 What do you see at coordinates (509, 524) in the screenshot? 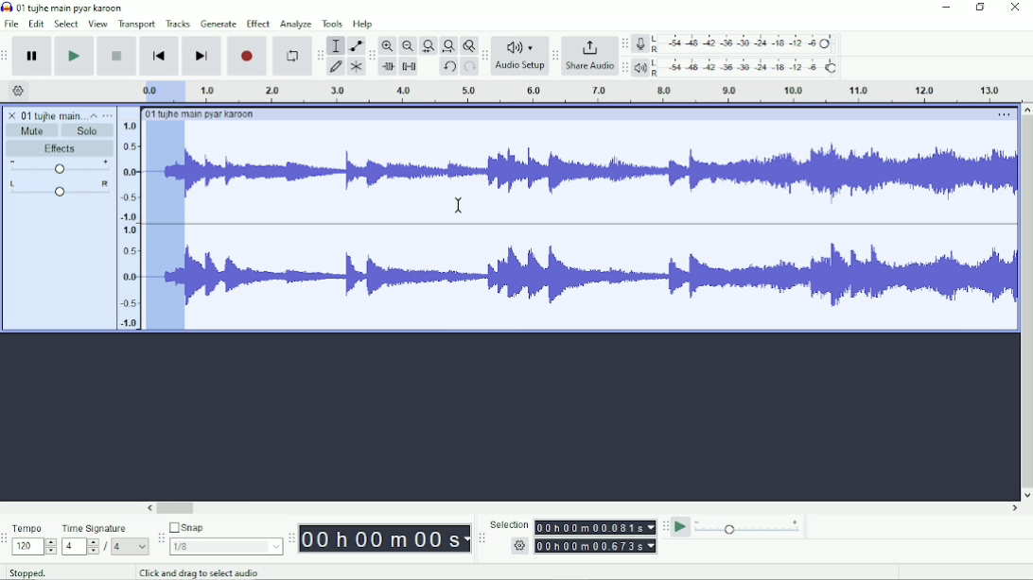
I see `Selection` at bounding box center [509, 524].